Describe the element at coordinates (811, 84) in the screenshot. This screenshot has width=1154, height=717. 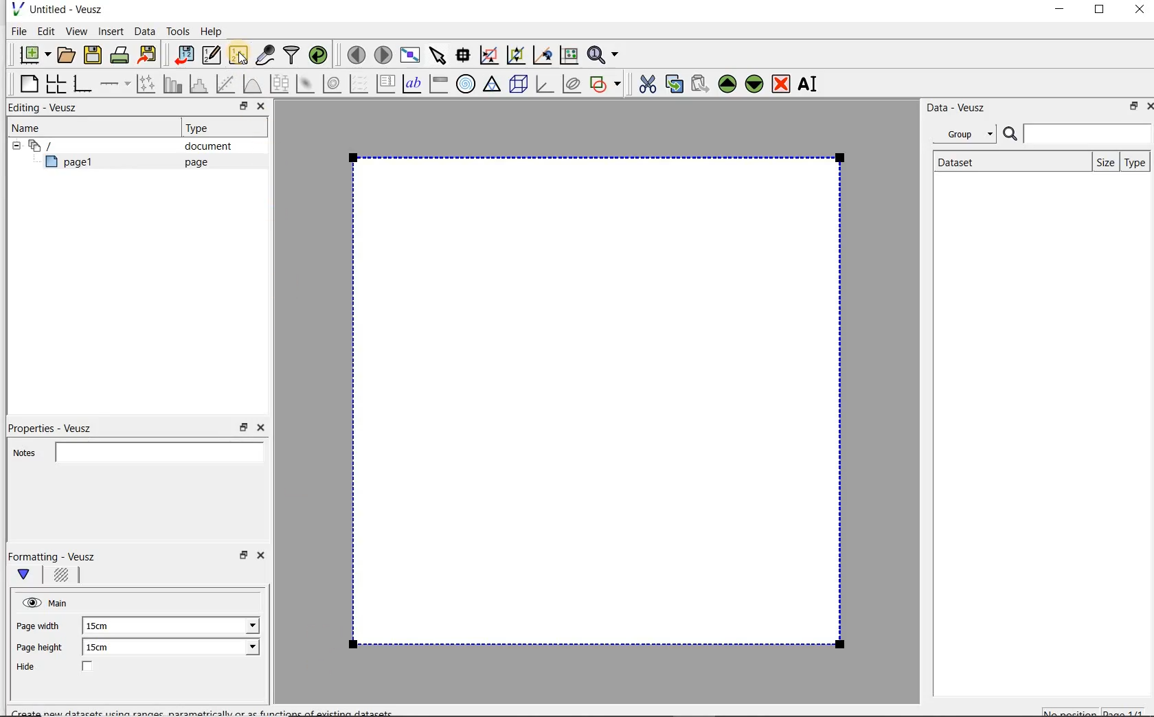
I see `rename the selected widget` at that location.